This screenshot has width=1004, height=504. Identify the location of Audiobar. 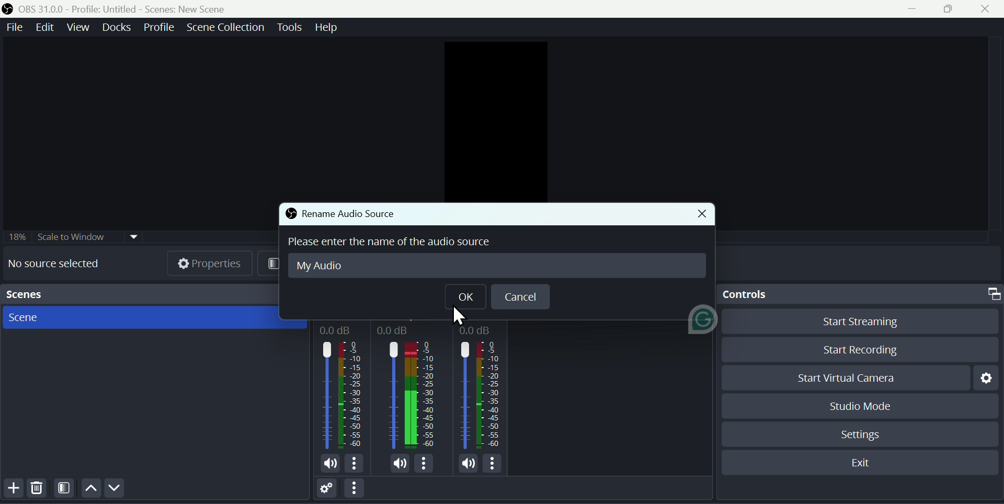
(414, 396).